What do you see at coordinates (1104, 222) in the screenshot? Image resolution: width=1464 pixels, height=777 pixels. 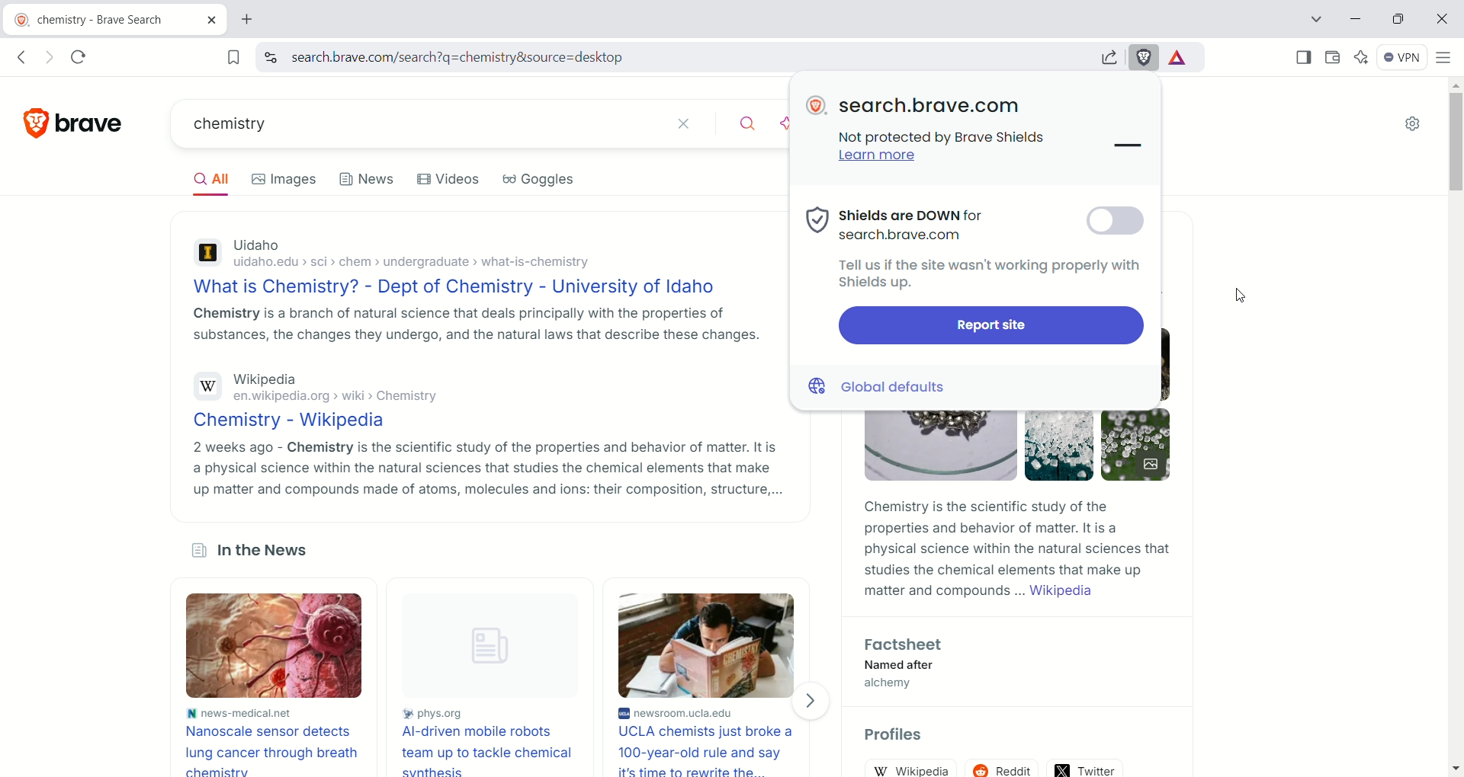 I see `pointer cursor` at bounding box center [1104, 222].